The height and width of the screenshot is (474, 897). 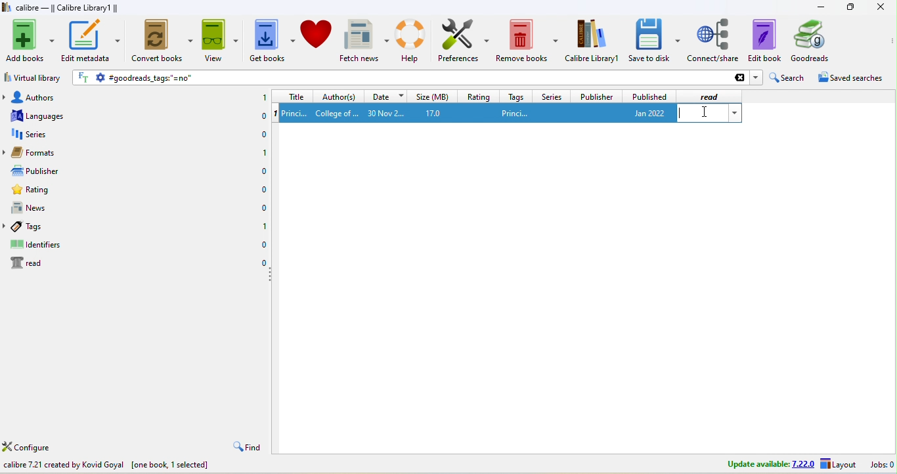 What do you see at coordinates (295, 113) in the screenshot?
I see `1 princi  ` at bounding box center [295, 113].